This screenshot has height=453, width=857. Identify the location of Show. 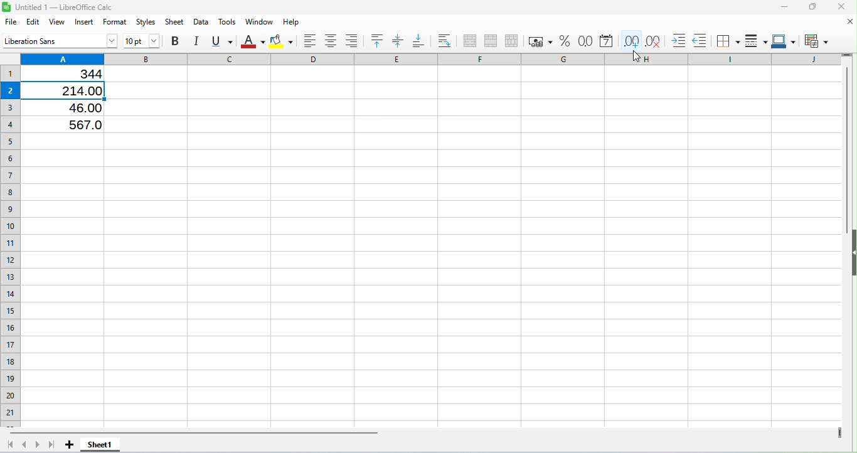
(852, 256).